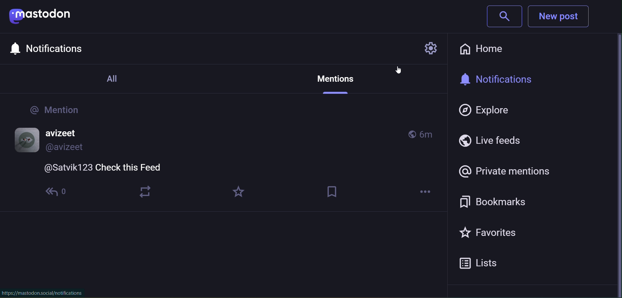 The height and width of the screenshot is (298, 622). What do you see at coordinates (26, 140) in the screenshot?
I see `profile picture` at bounding box center [26, 140].